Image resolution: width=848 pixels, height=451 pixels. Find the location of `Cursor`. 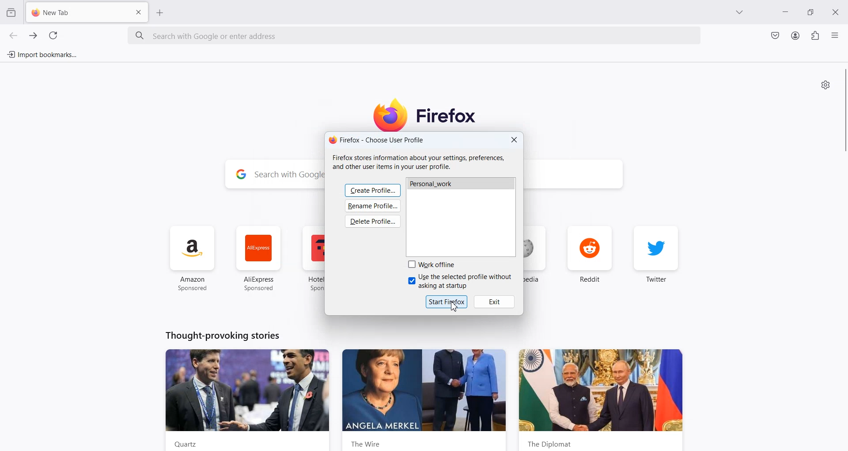

Cursor is located at coordinates (455, 306).